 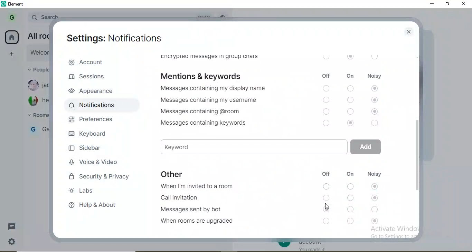 What do you see at coordinates (377, 173) in the screenshot?
I see `noisy` at bounding box center [377, 173].